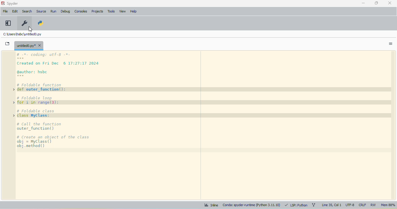 The width and height of the screenshot is (397, 209). I want to click on PYTHONPATH manager, so click(40, 23).